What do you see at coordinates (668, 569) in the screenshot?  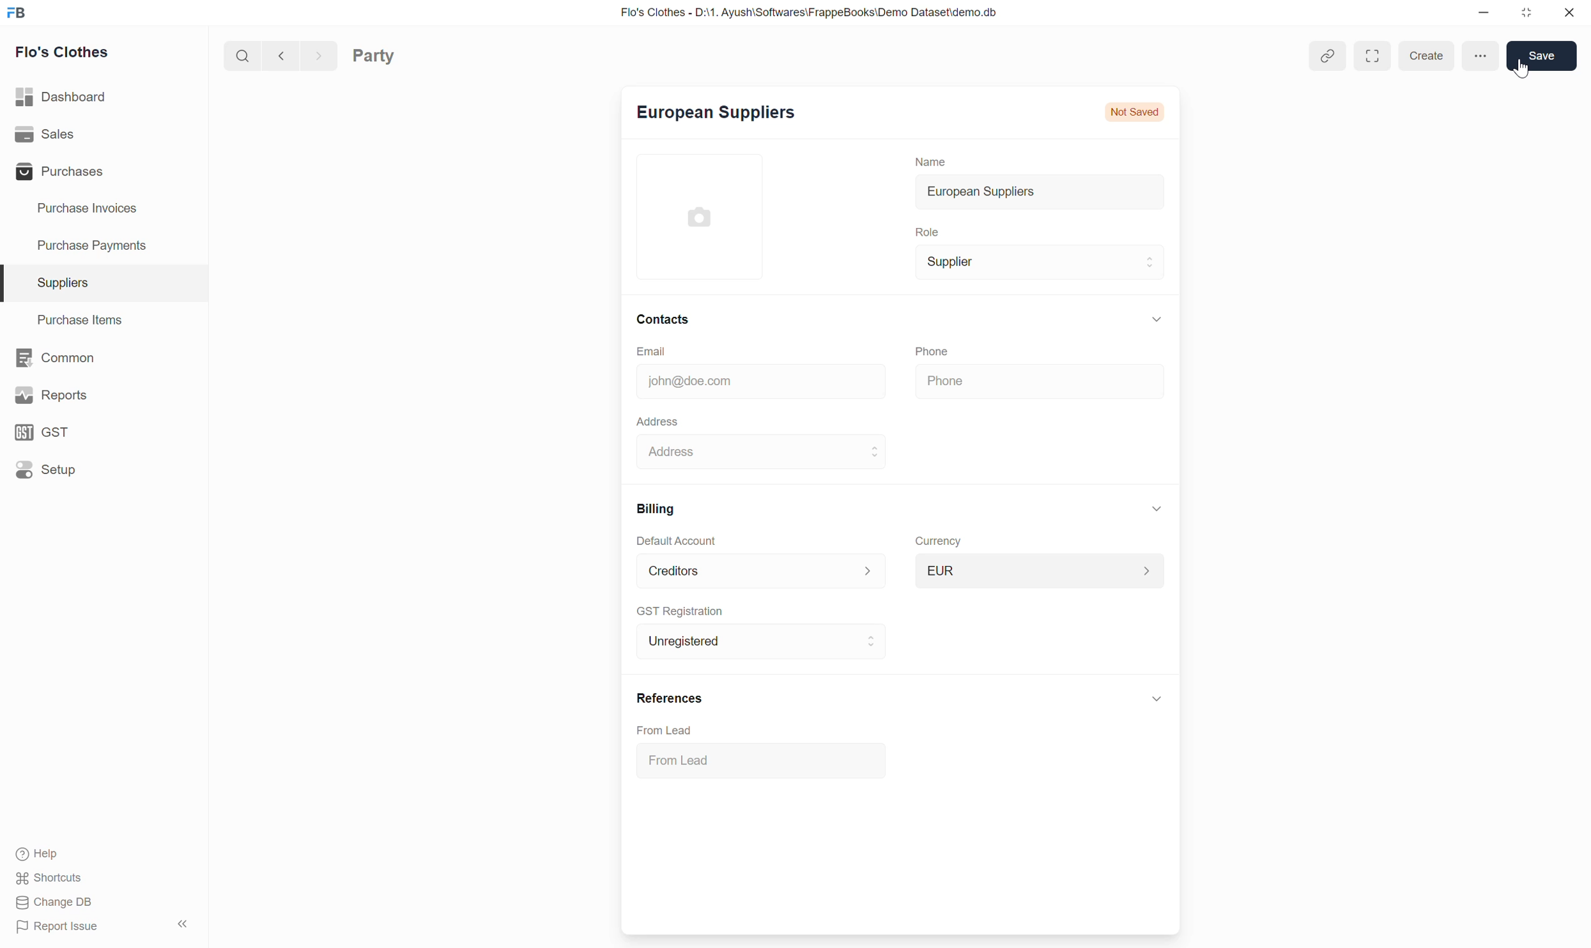 I see `Creditors` at bounding box center [668, 569].